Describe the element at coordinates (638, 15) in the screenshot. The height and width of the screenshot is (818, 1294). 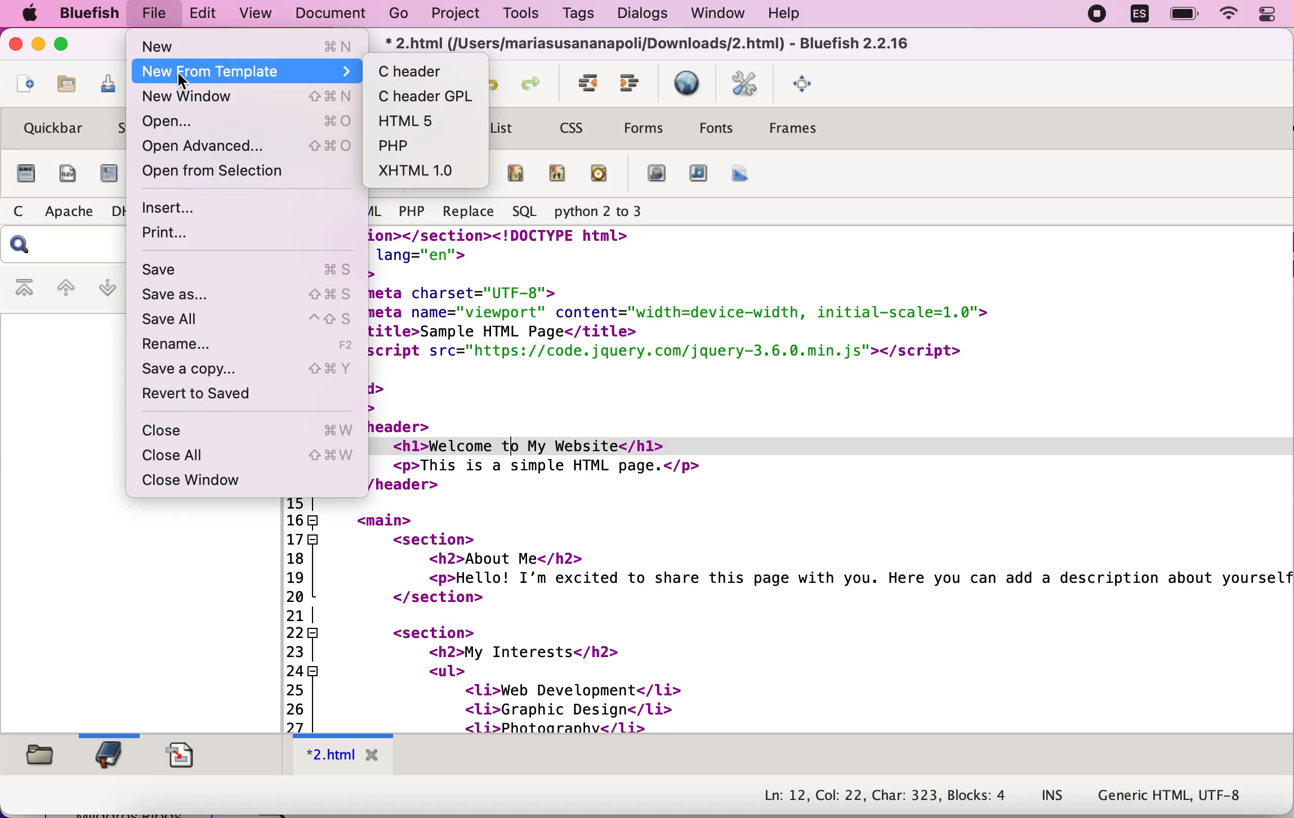
I see `dialogs` at that location.